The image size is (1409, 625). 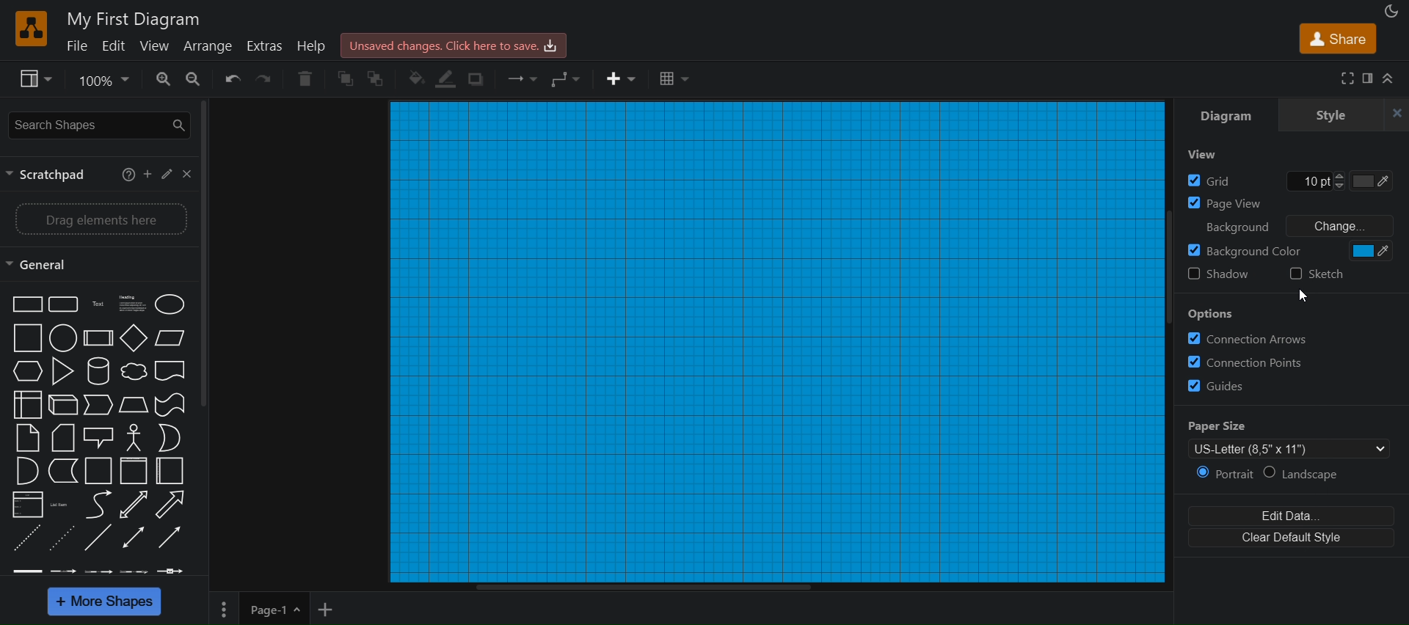 What do you see at coordinates (382, 76) in the screenshot?
I see `to back` at bounding box center [382, 76].